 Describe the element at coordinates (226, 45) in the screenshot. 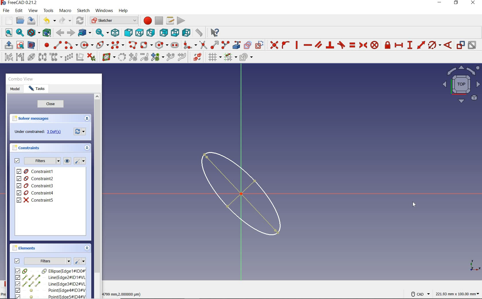

I see `split edge` at that location.